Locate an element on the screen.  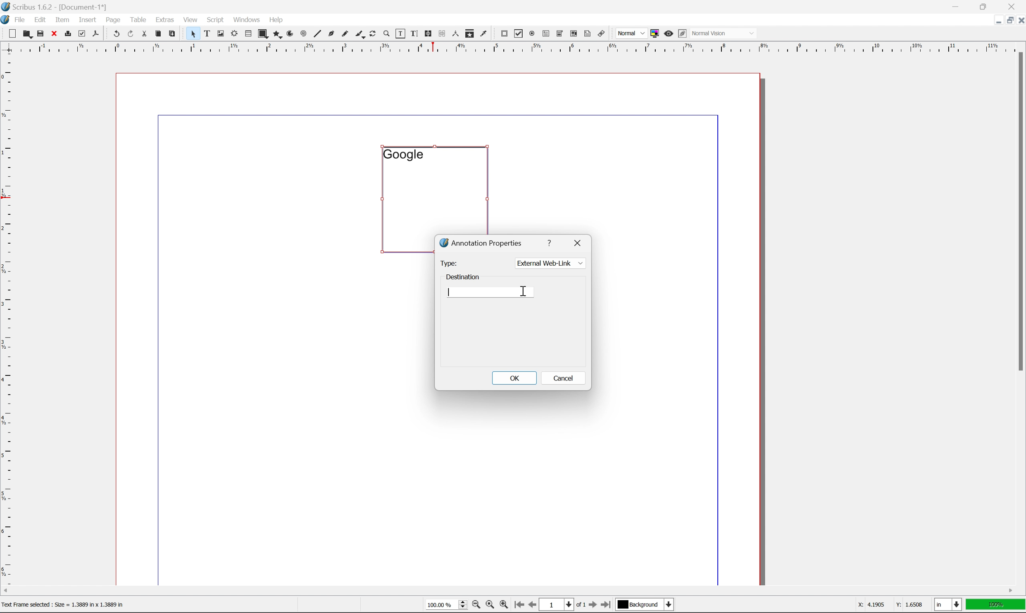
zoom in or zoom out is located at coordinates (387, 34).